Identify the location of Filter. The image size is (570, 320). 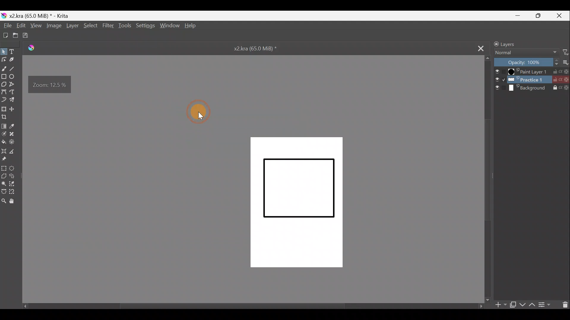
(108, 25).